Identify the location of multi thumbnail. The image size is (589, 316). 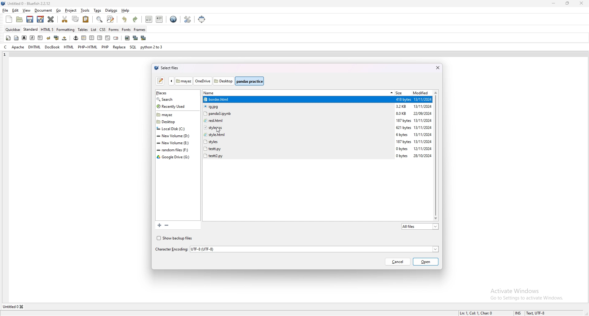
(144, 38).